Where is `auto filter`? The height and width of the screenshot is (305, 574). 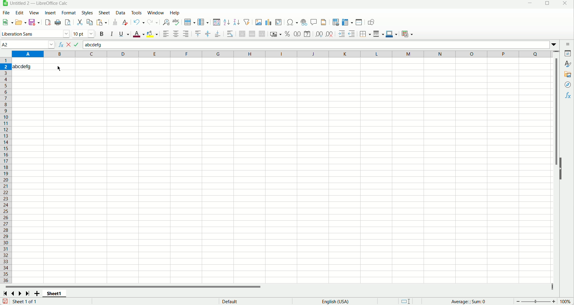 auto filter is located at coordinates (247, 22).